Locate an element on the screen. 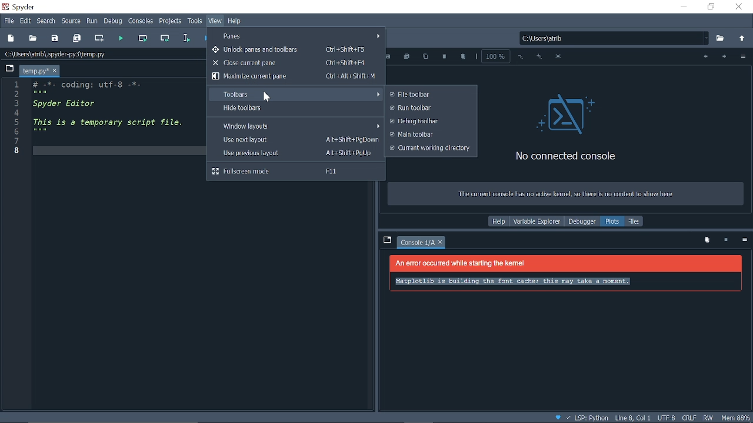 This screenshot has width=753, height=423. Copy plot to clipboard is located at coordinates (425, 58).